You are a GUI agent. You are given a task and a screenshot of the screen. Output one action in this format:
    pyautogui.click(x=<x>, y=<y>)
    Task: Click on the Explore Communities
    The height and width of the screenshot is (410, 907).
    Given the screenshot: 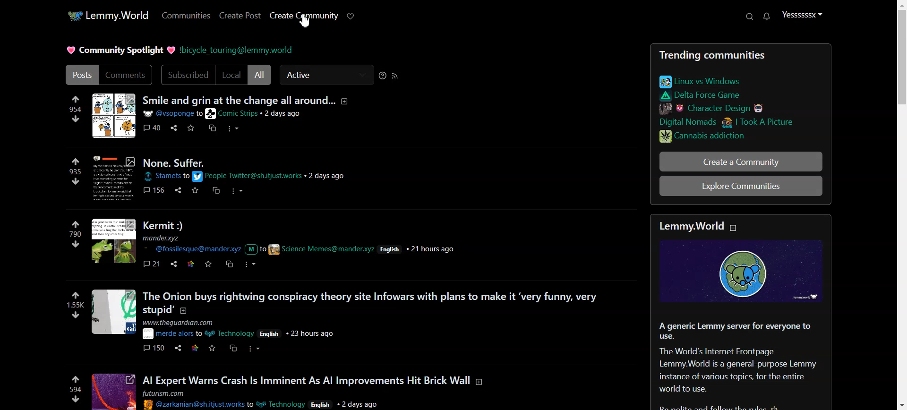 What is the action you would take?
    pyautogui.click(x=741, y=186)
    